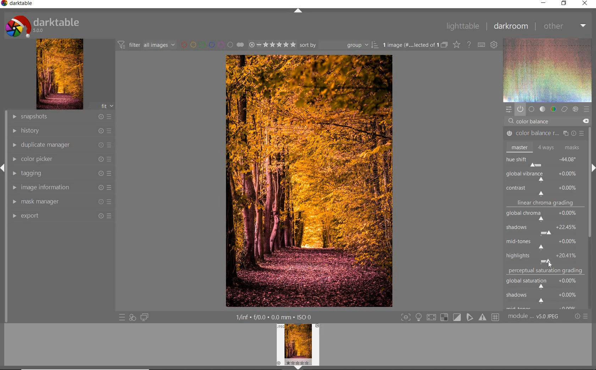 Image resolution: width=596 pixels, height=370 pixels. I want to click on quick access to preset, so click(122, 316).